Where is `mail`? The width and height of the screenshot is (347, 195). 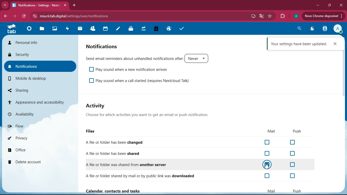
mail is located at coordinates (78, 28).